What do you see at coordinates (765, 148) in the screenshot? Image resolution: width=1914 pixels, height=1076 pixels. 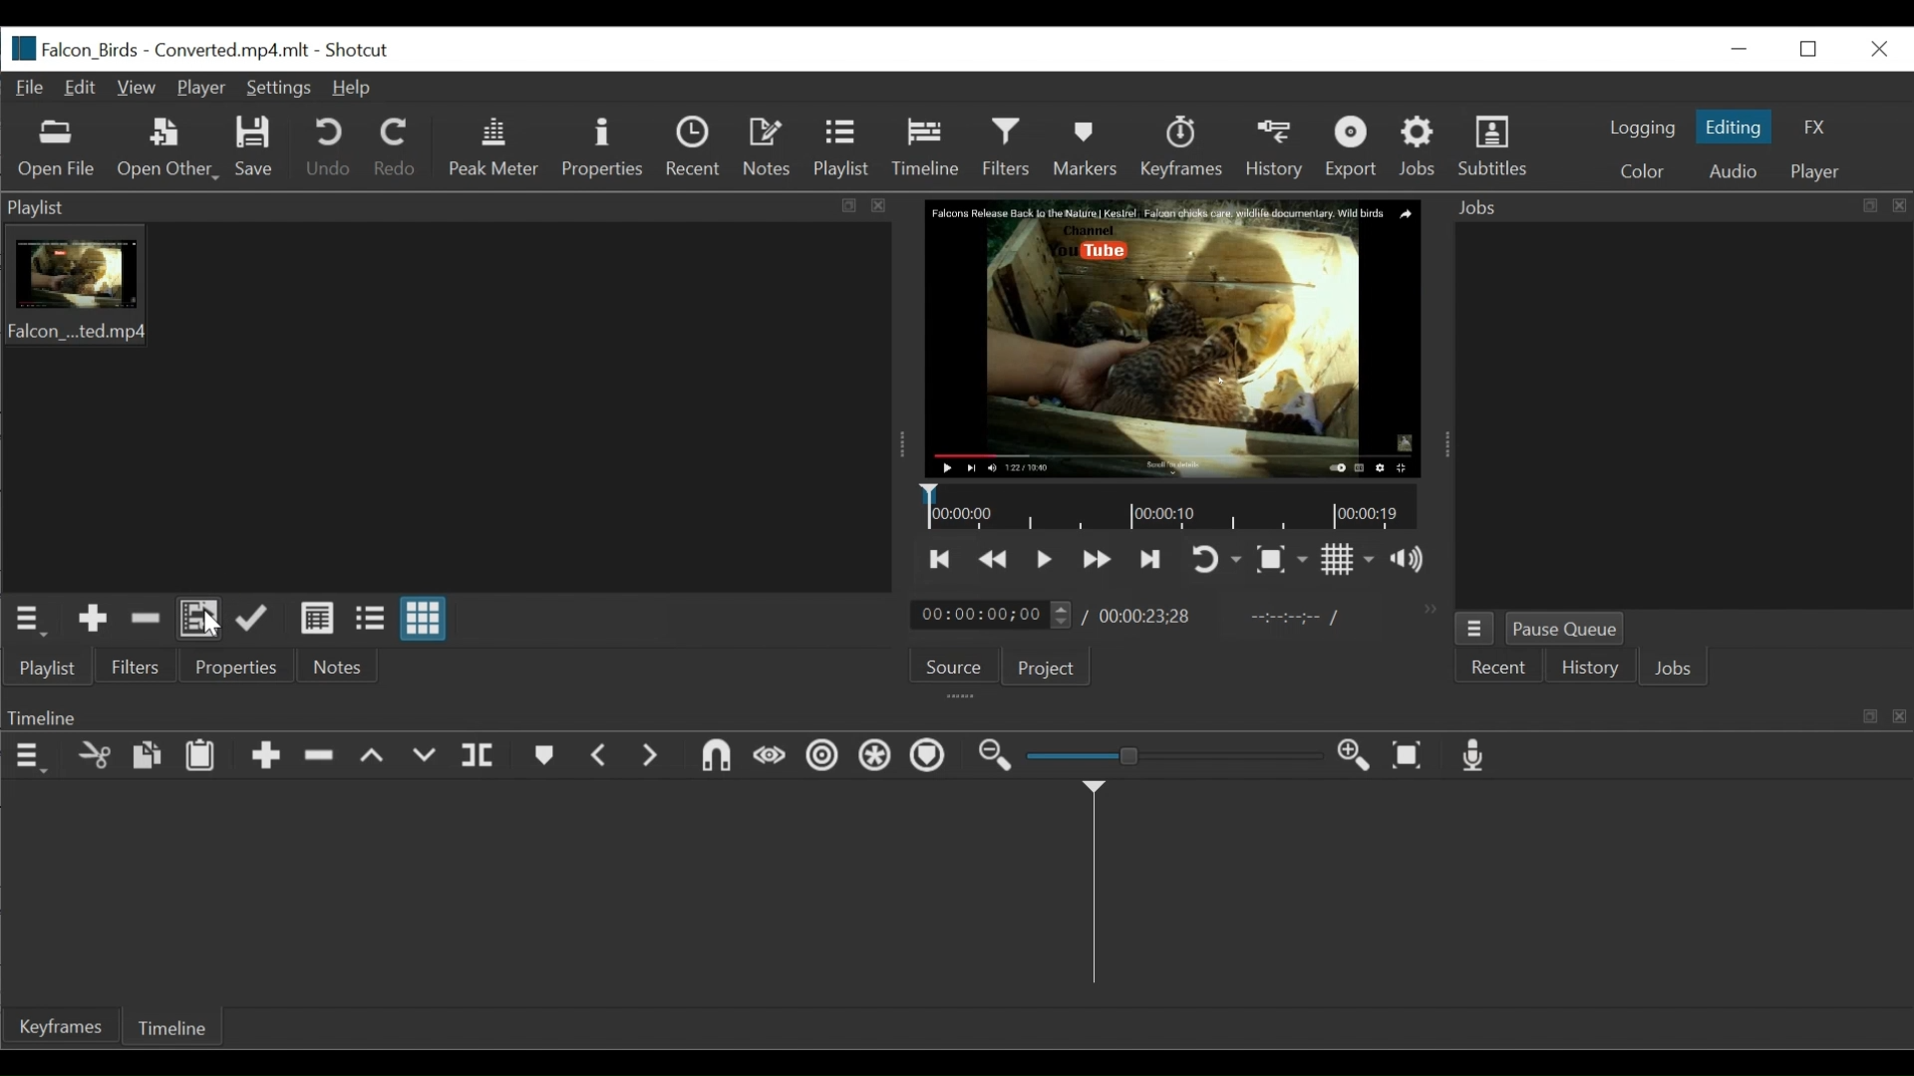 I see `Notes` at bounding box center [765, 148].